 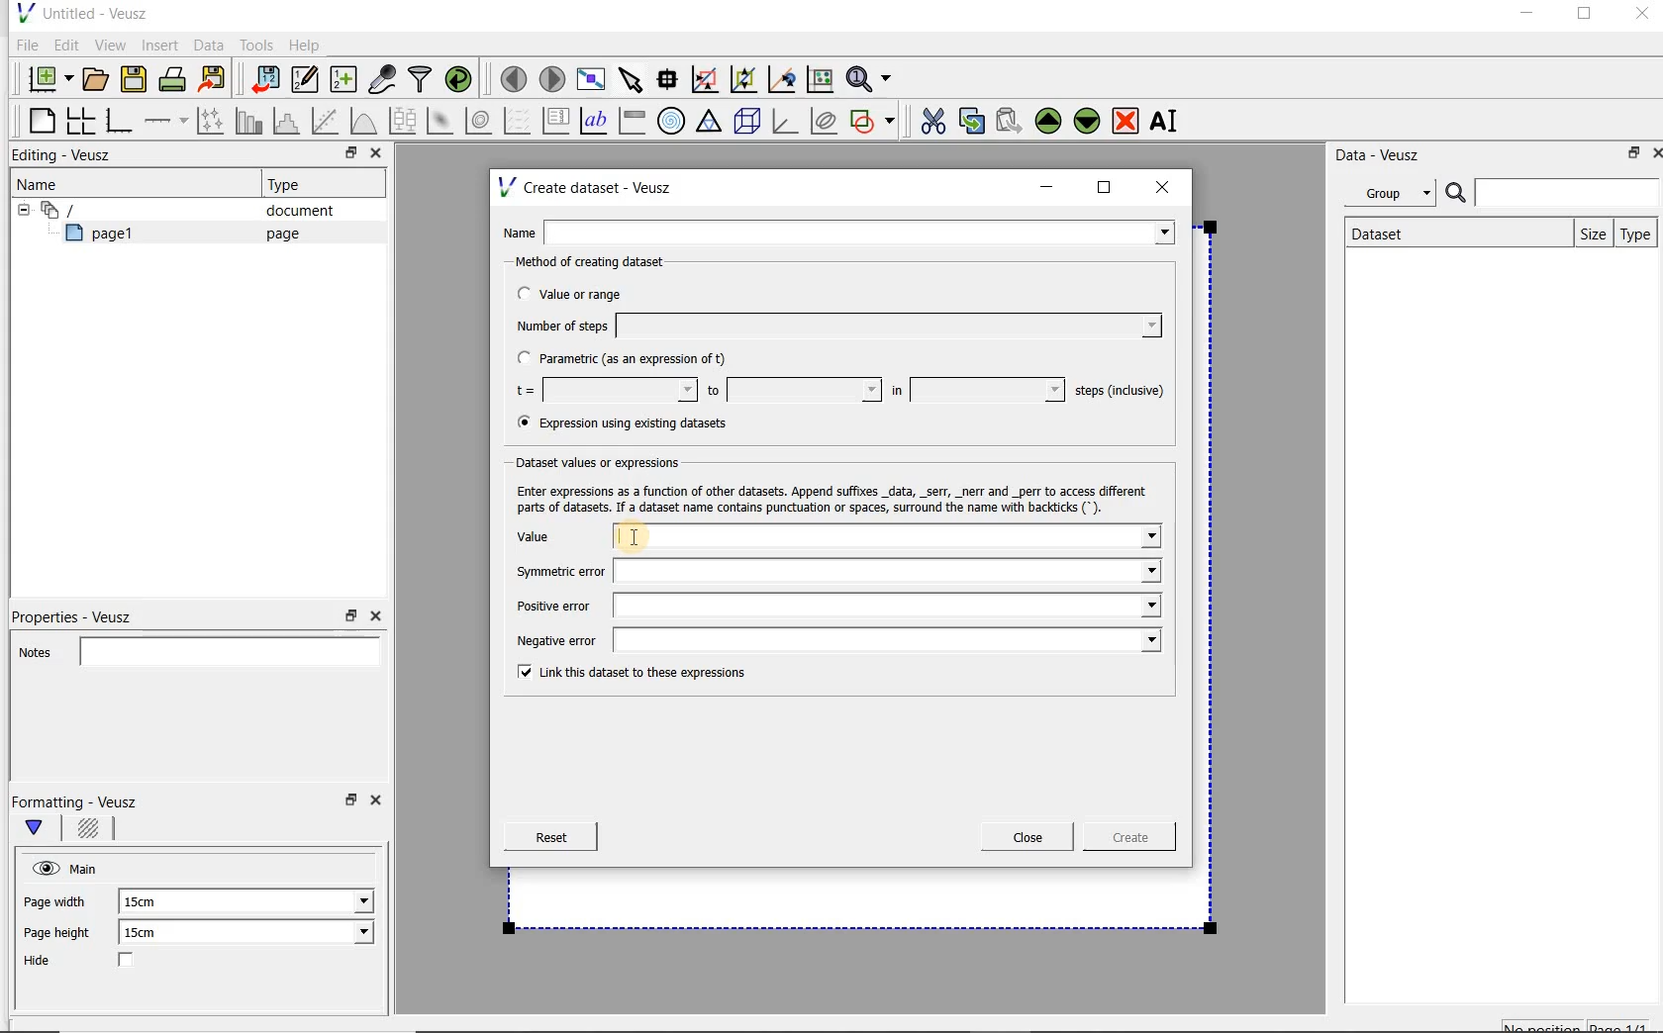 What do you see at coordinates (348, 805) in the screenshot?
I see `restore down` at bounding box center [348, 805].